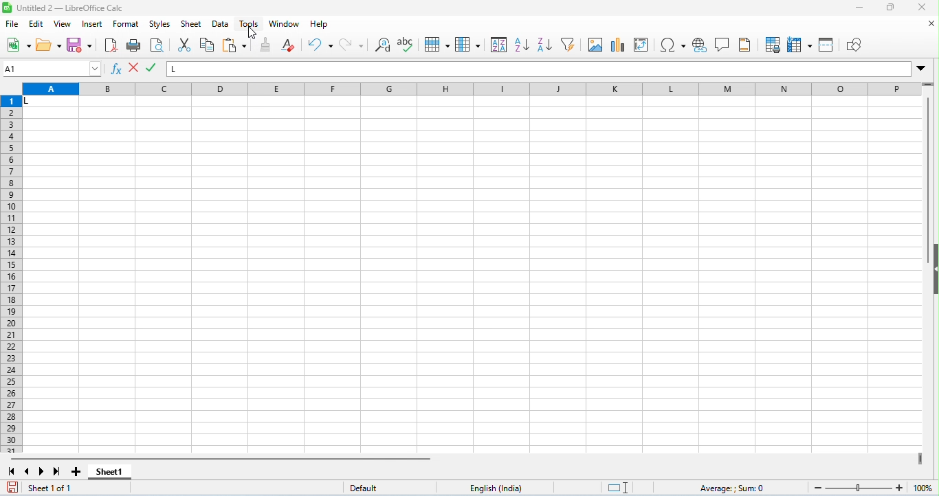  Describe the element at coordinates (12, 471) in the screenshot. I see `first sheet` at that location.